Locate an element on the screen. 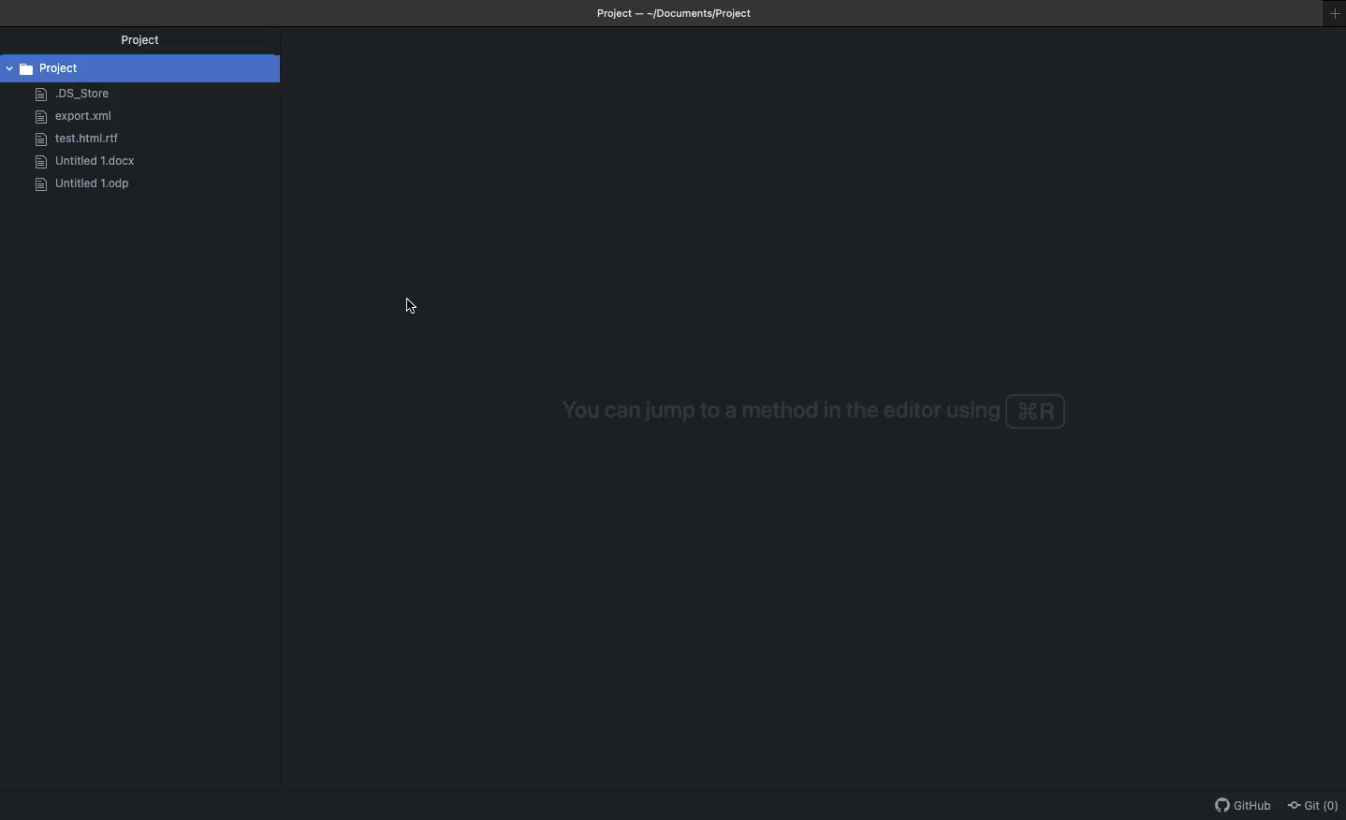 Image resolution: width=1346 pixels, height=820 pixels. Jump to editor  is located at coordinates (803, 411).